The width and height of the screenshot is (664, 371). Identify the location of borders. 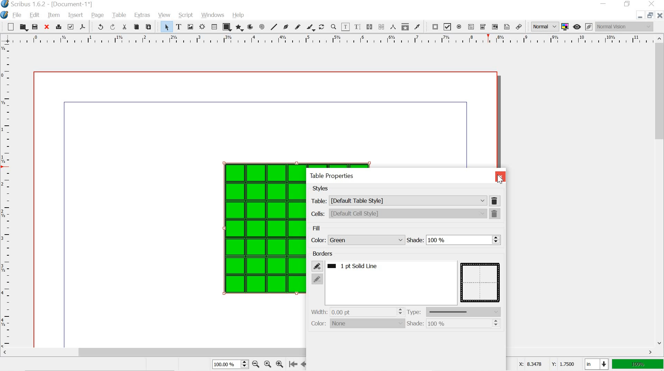
(320, 254).